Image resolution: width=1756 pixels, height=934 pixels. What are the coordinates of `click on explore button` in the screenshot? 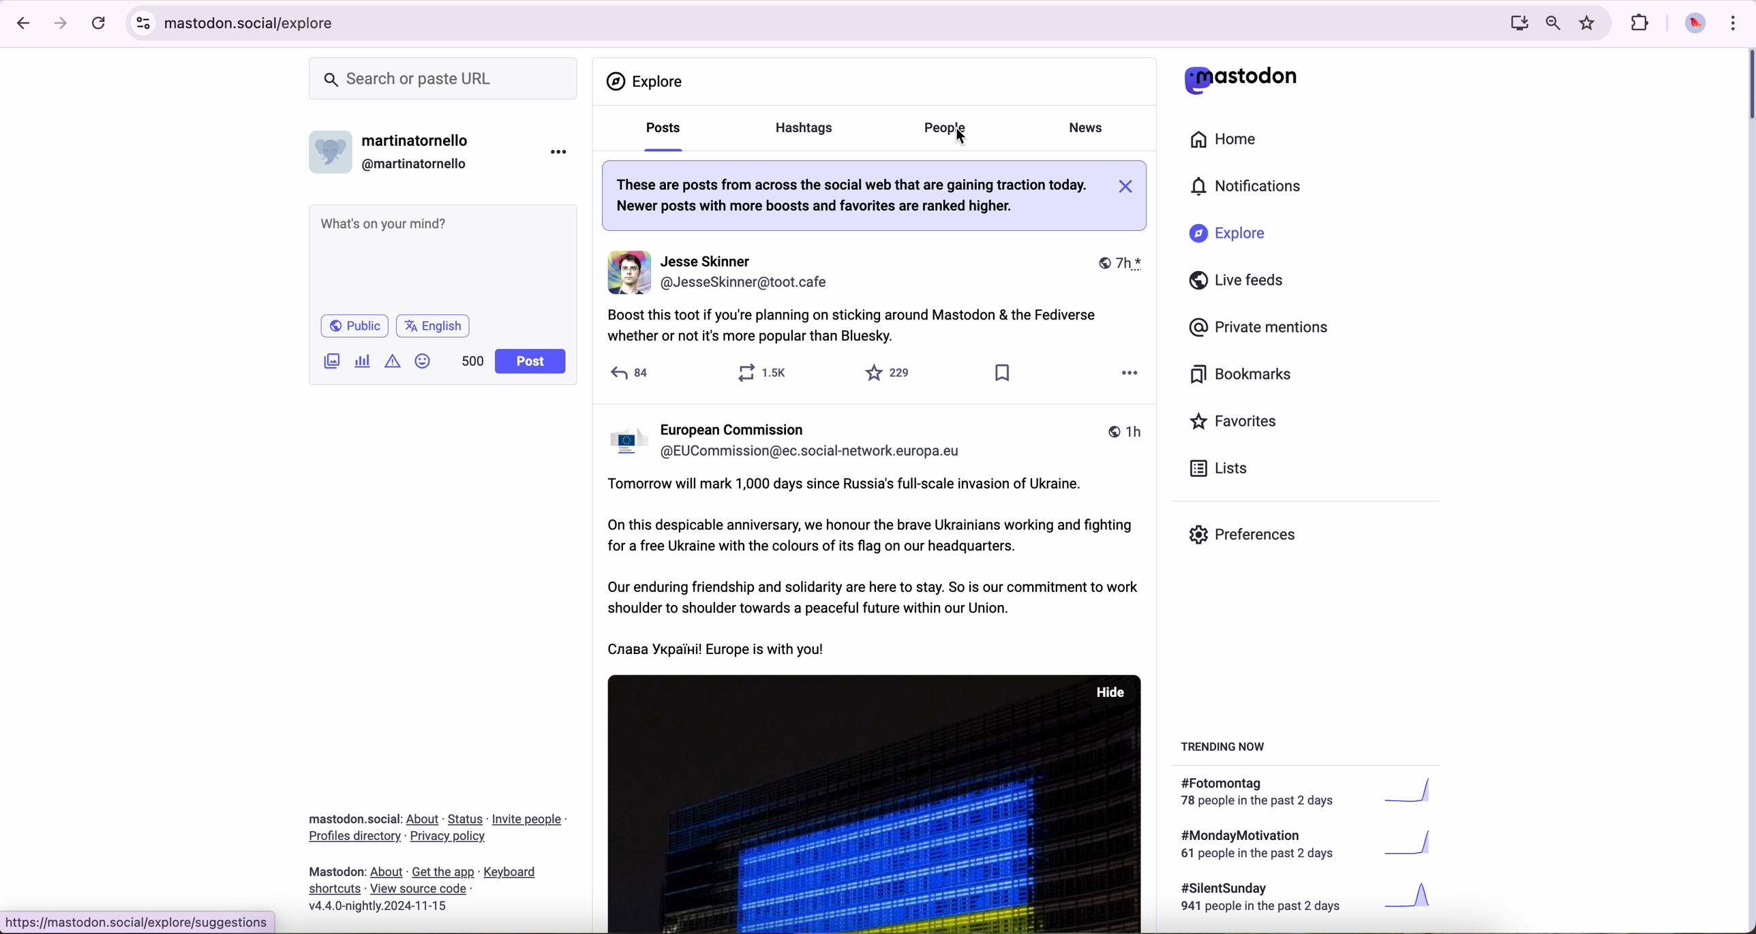 It's located at (1231, 240).